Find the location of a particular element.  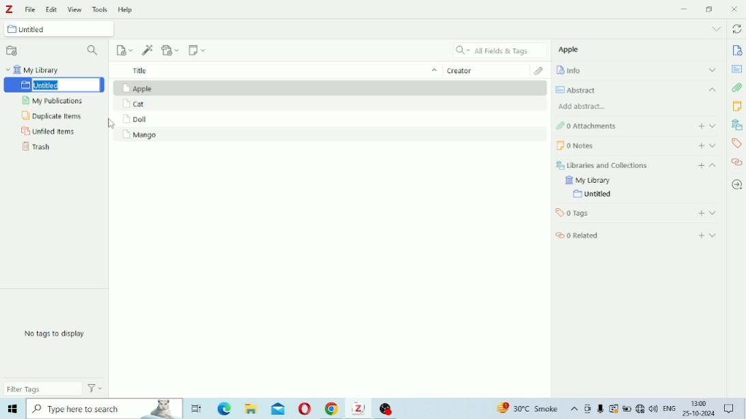

Filter Tags is located at coordinates (43, 390).